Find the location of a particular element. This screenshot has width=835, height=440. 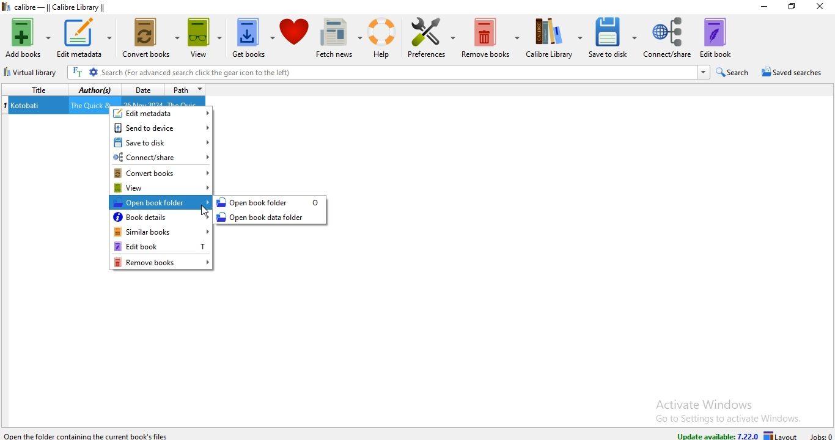

open book folder is located at coordinates (160, 202).